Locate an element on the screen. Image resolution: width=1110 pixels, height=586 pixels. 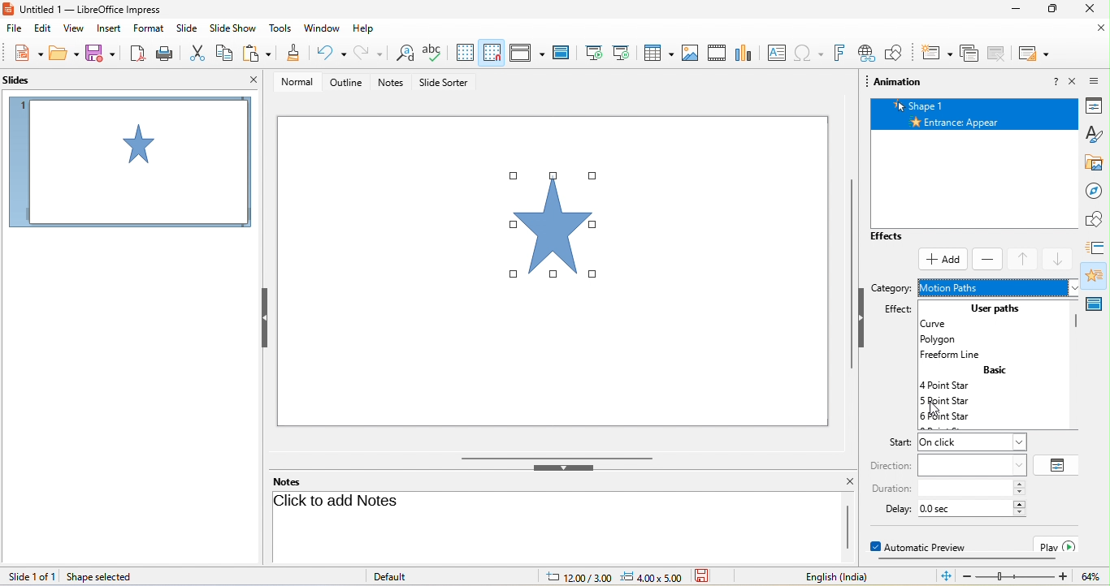
clone formatting is located at coordinates (293, 52).